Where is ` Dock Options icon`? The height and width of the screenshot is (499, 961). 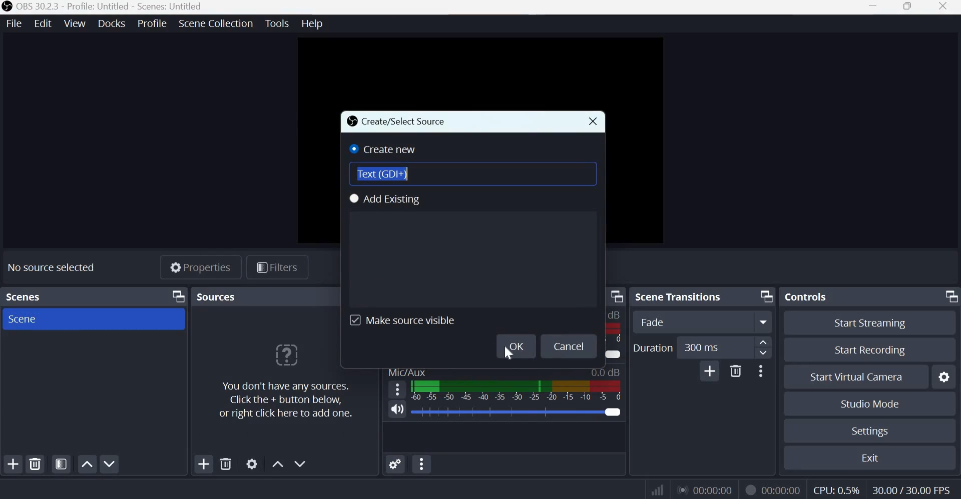
 Dock Options icon is located at coordinates (949, 296).